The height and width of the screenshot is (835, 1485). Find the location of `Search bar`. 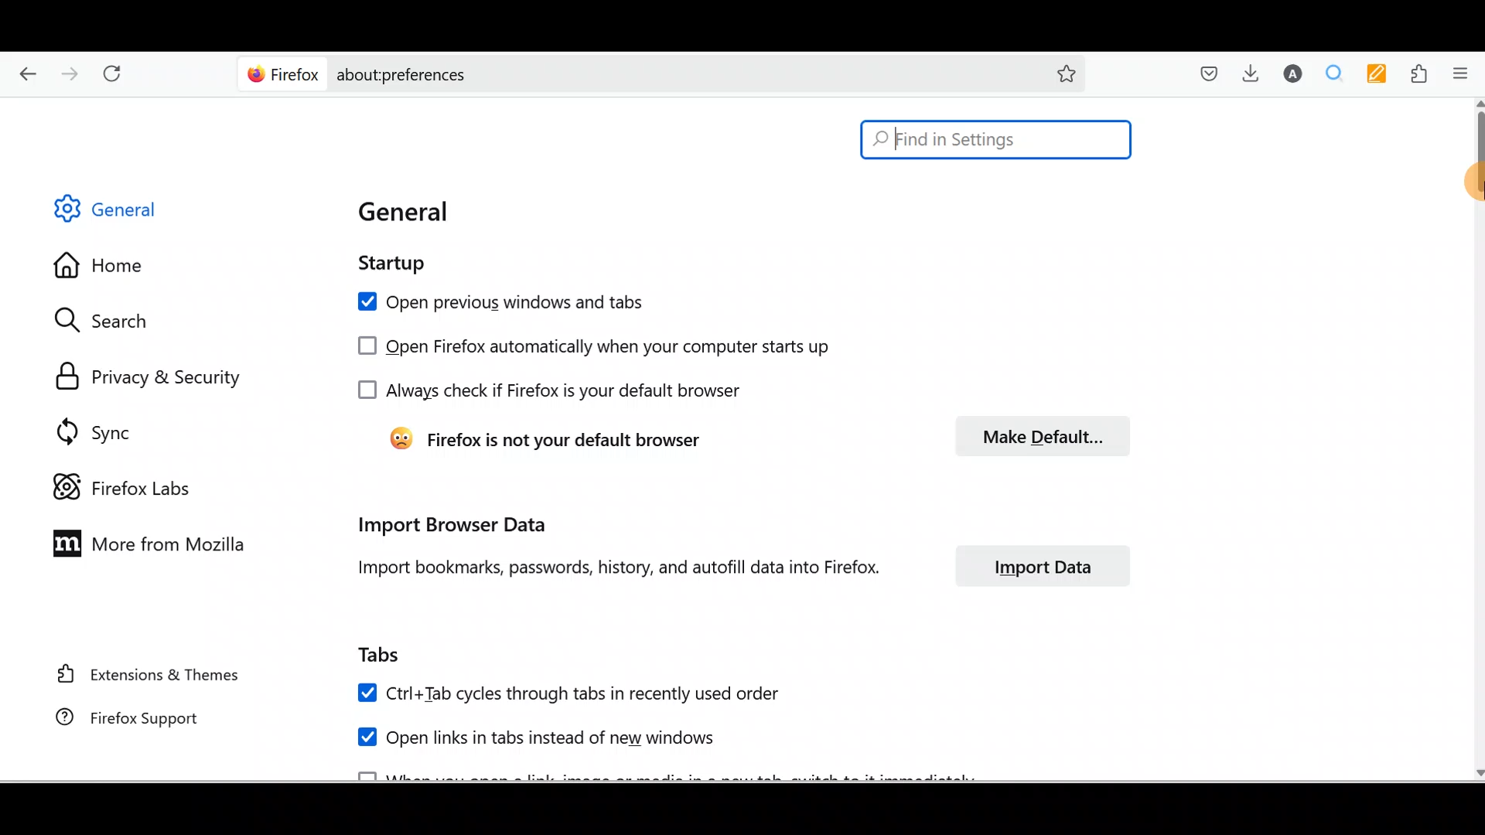

Search bar is located at coordinates (629, 74).